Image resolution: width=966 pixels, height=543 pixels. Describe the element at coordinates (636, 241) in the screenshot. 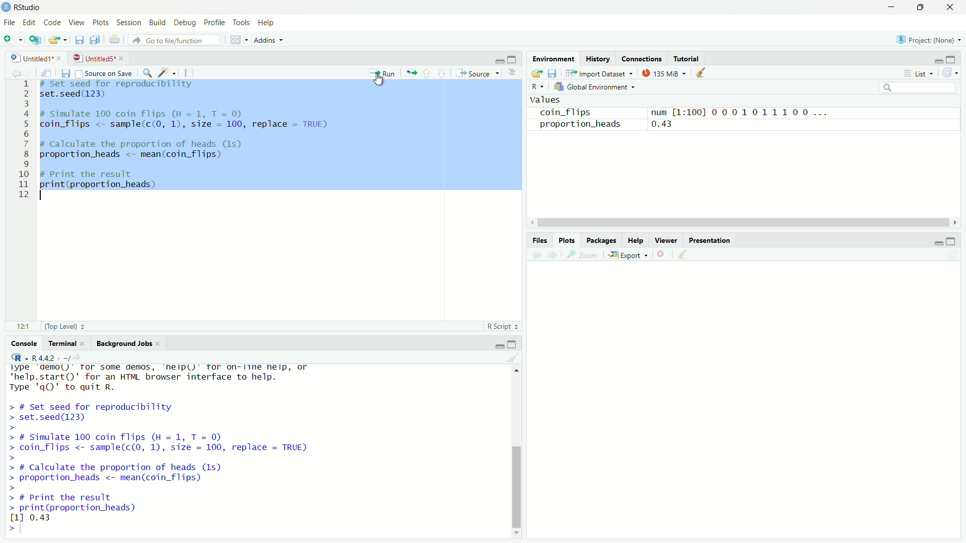

I see `Help` at that location.